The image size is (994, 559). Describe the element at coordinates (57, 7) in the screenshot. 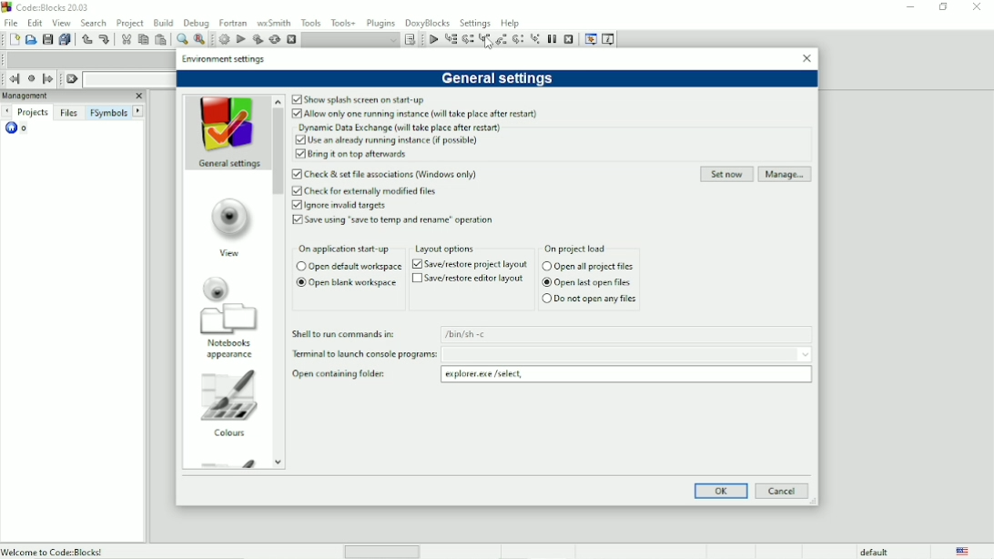

I see `Title` at that location.